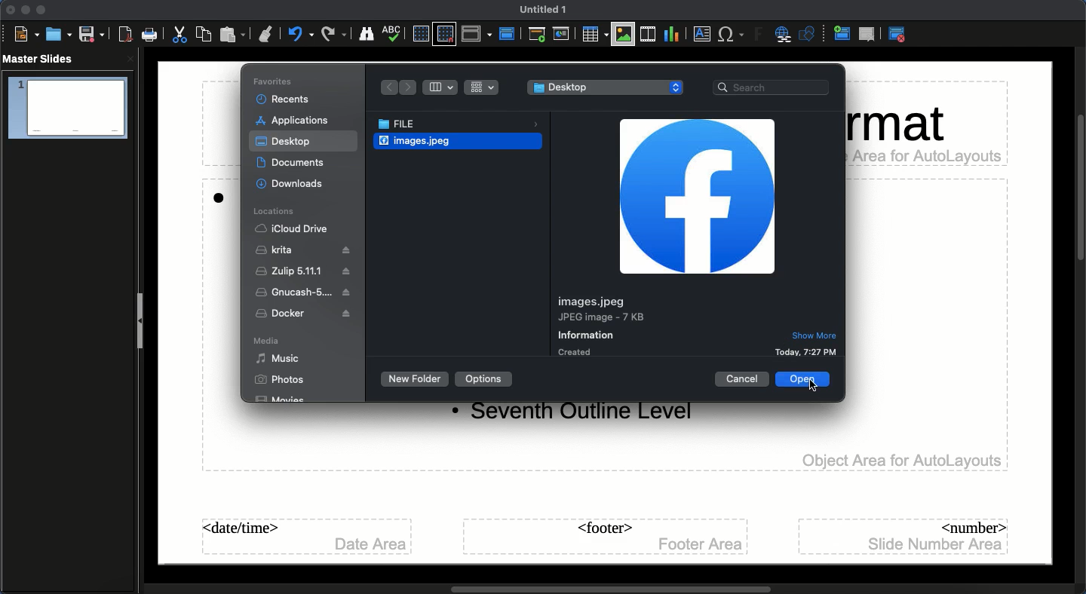 The image size is (1086, 594). Describe the element at coordinates (282, 400) in the screenshot. I see `Movie` at that location.